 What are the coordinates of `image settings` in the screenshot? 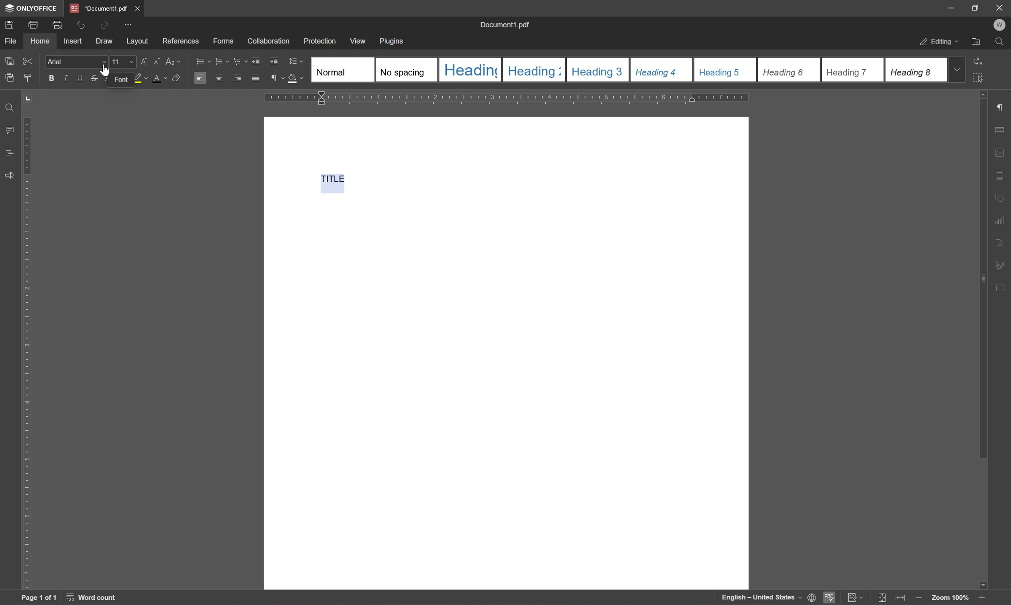 It's located at (1002, 152).